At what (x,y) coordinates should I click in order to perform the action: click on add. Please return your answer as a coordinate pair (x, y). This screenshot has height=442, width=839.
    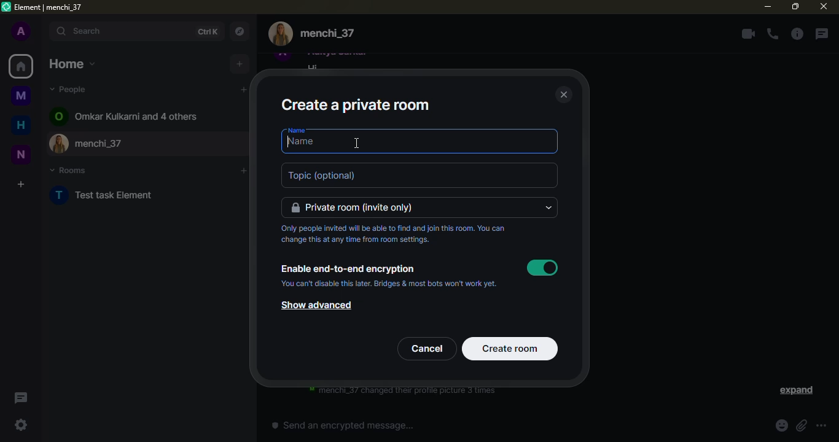
    Looking at the image, I should click on (244, 90).